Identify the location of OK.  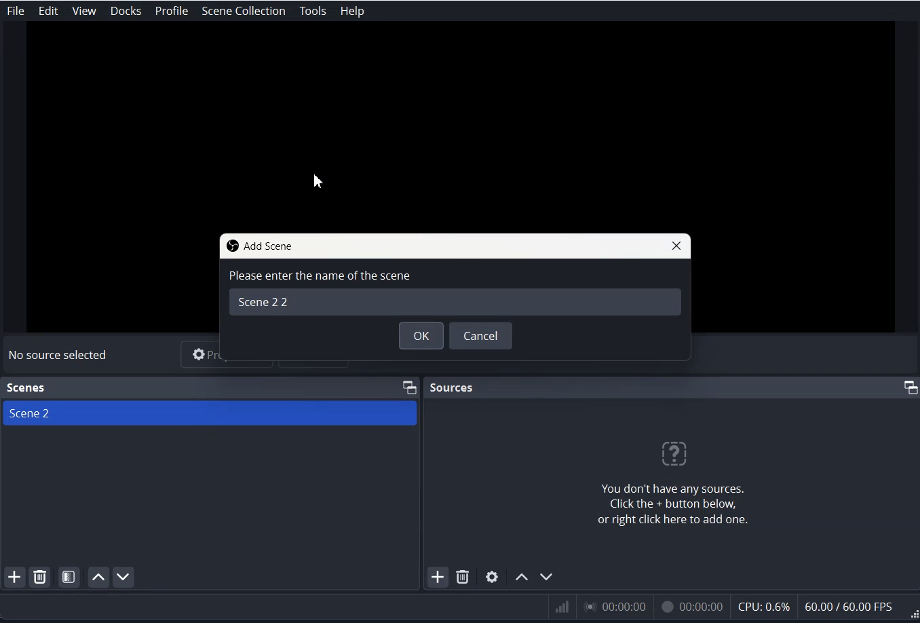
(420, 335).